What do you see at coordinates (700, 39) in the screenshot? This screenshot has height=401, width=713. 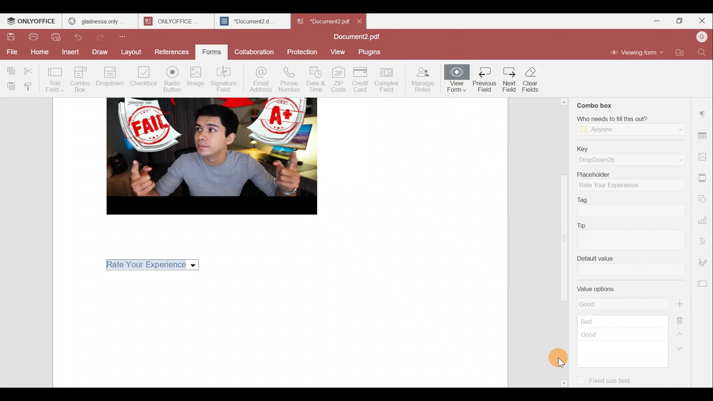 I see `Account name` at bounding box center [700, 39].